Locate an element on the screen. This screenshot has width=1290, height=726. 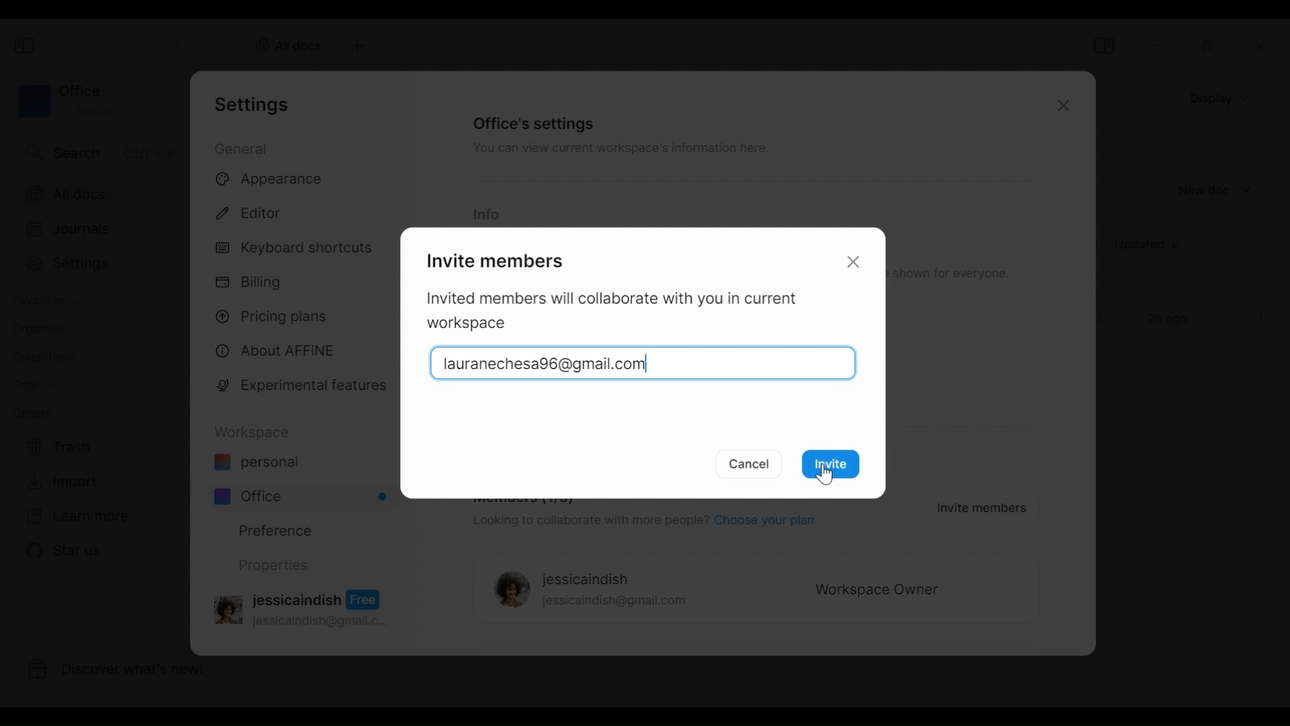
2h ago is located at coordinates (1170, 320).